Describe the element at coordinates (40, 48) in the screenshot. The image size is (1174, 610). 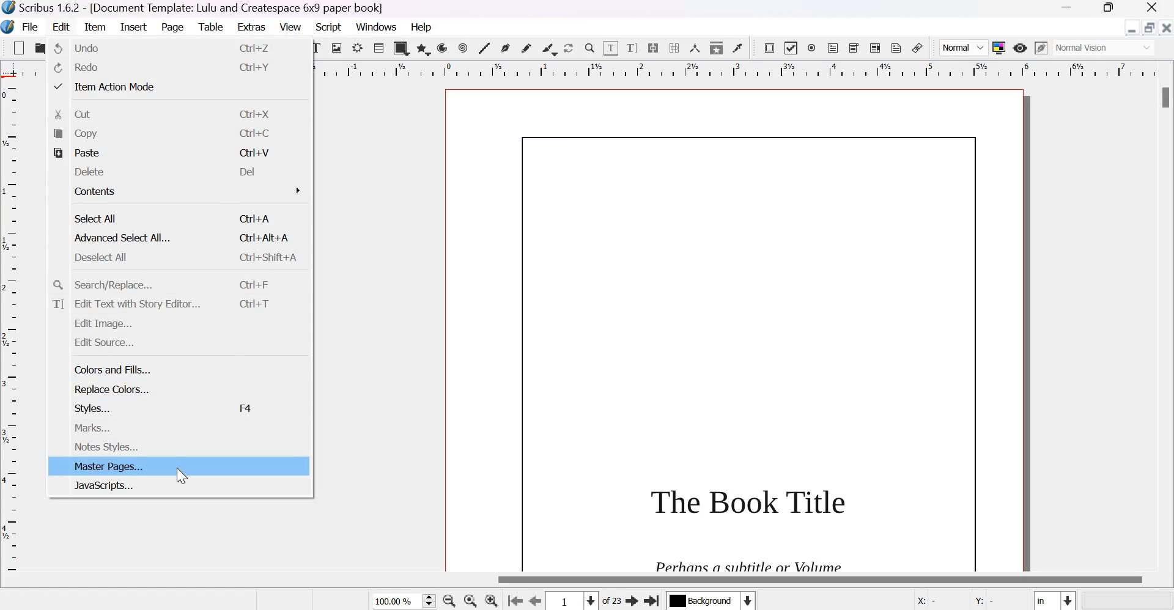
I see `open` at that location.